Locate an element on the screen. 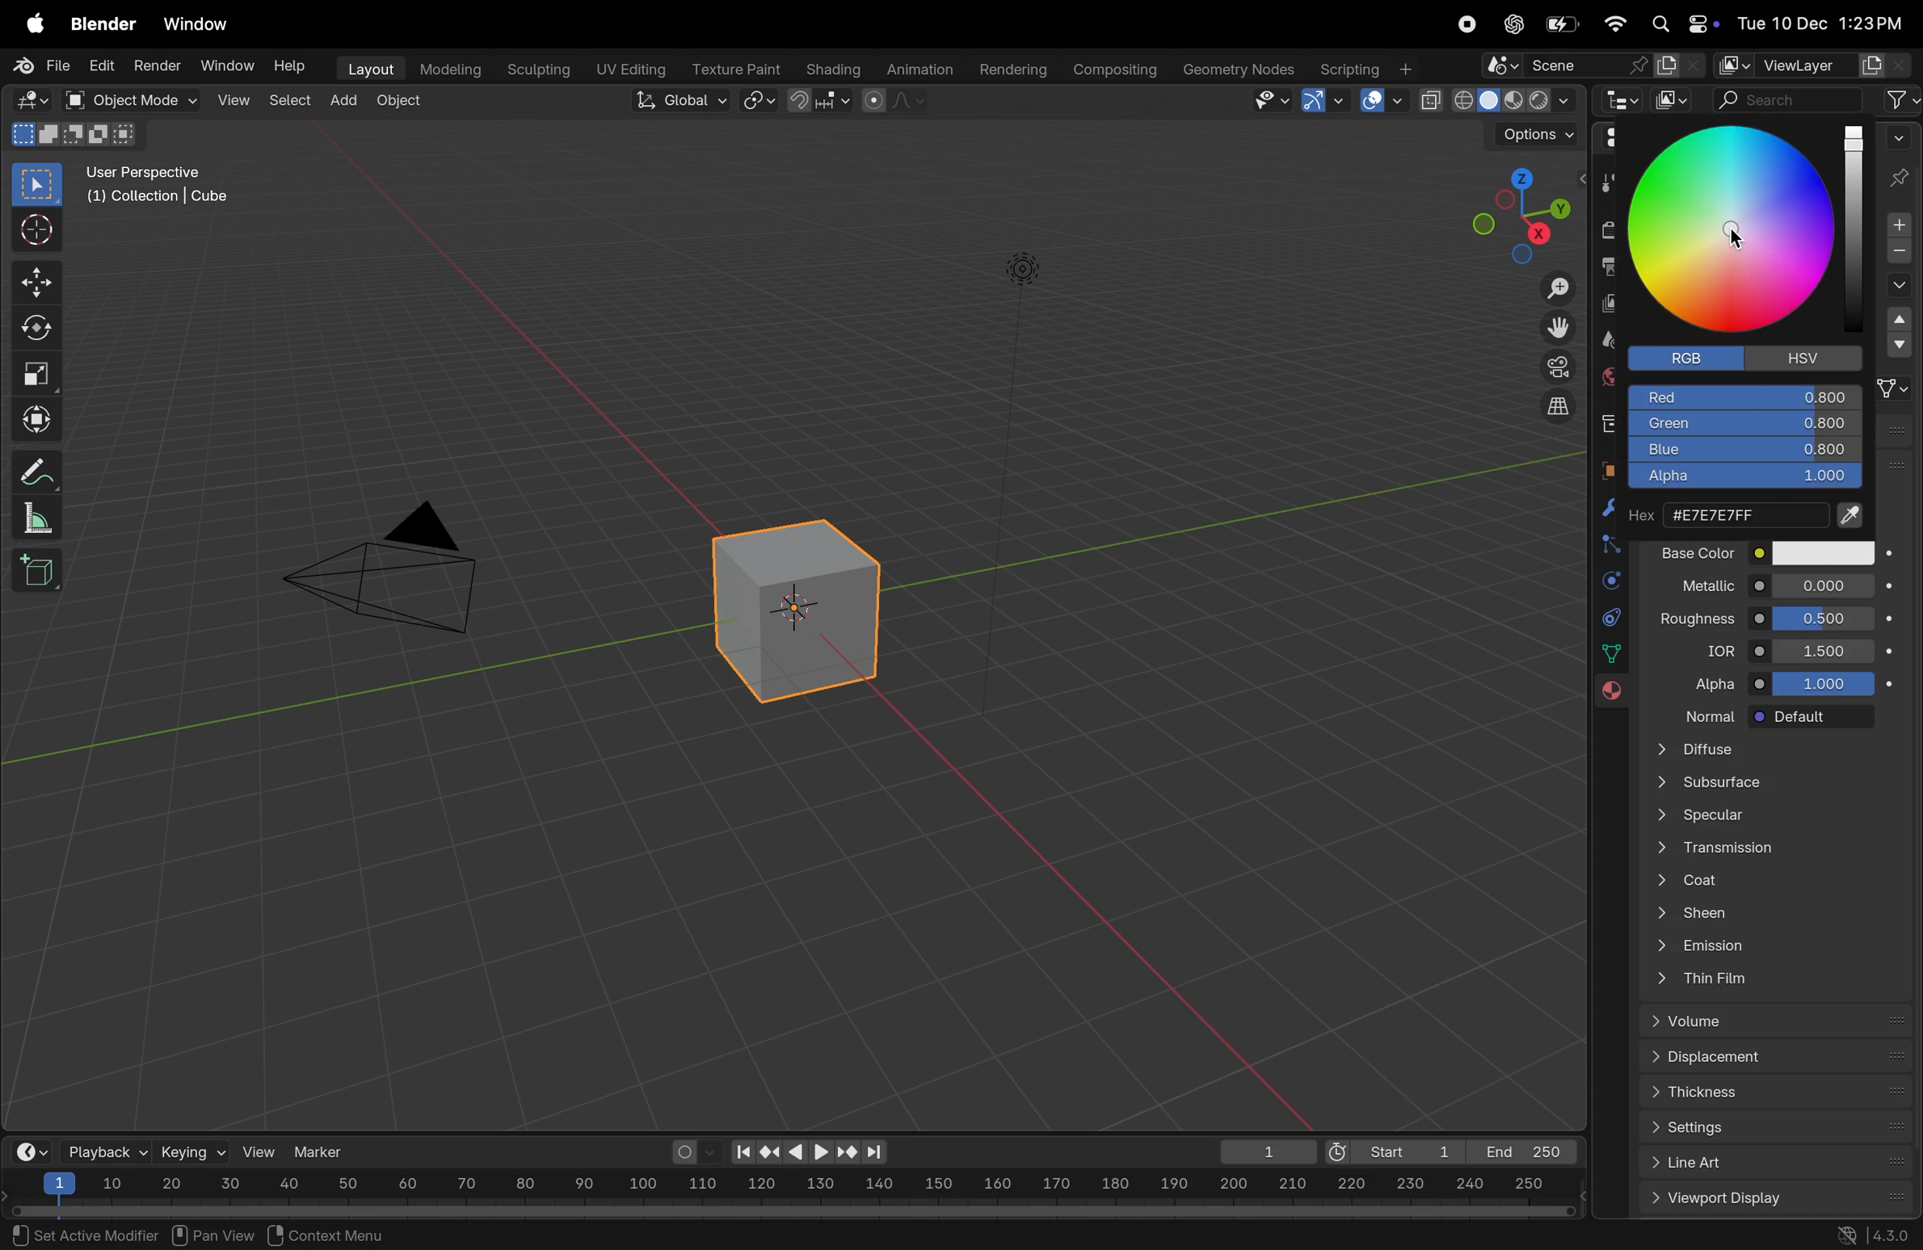 The width and height of the screenshot is (1923, 1250). subsurface is located at coordinates (1766, 784).